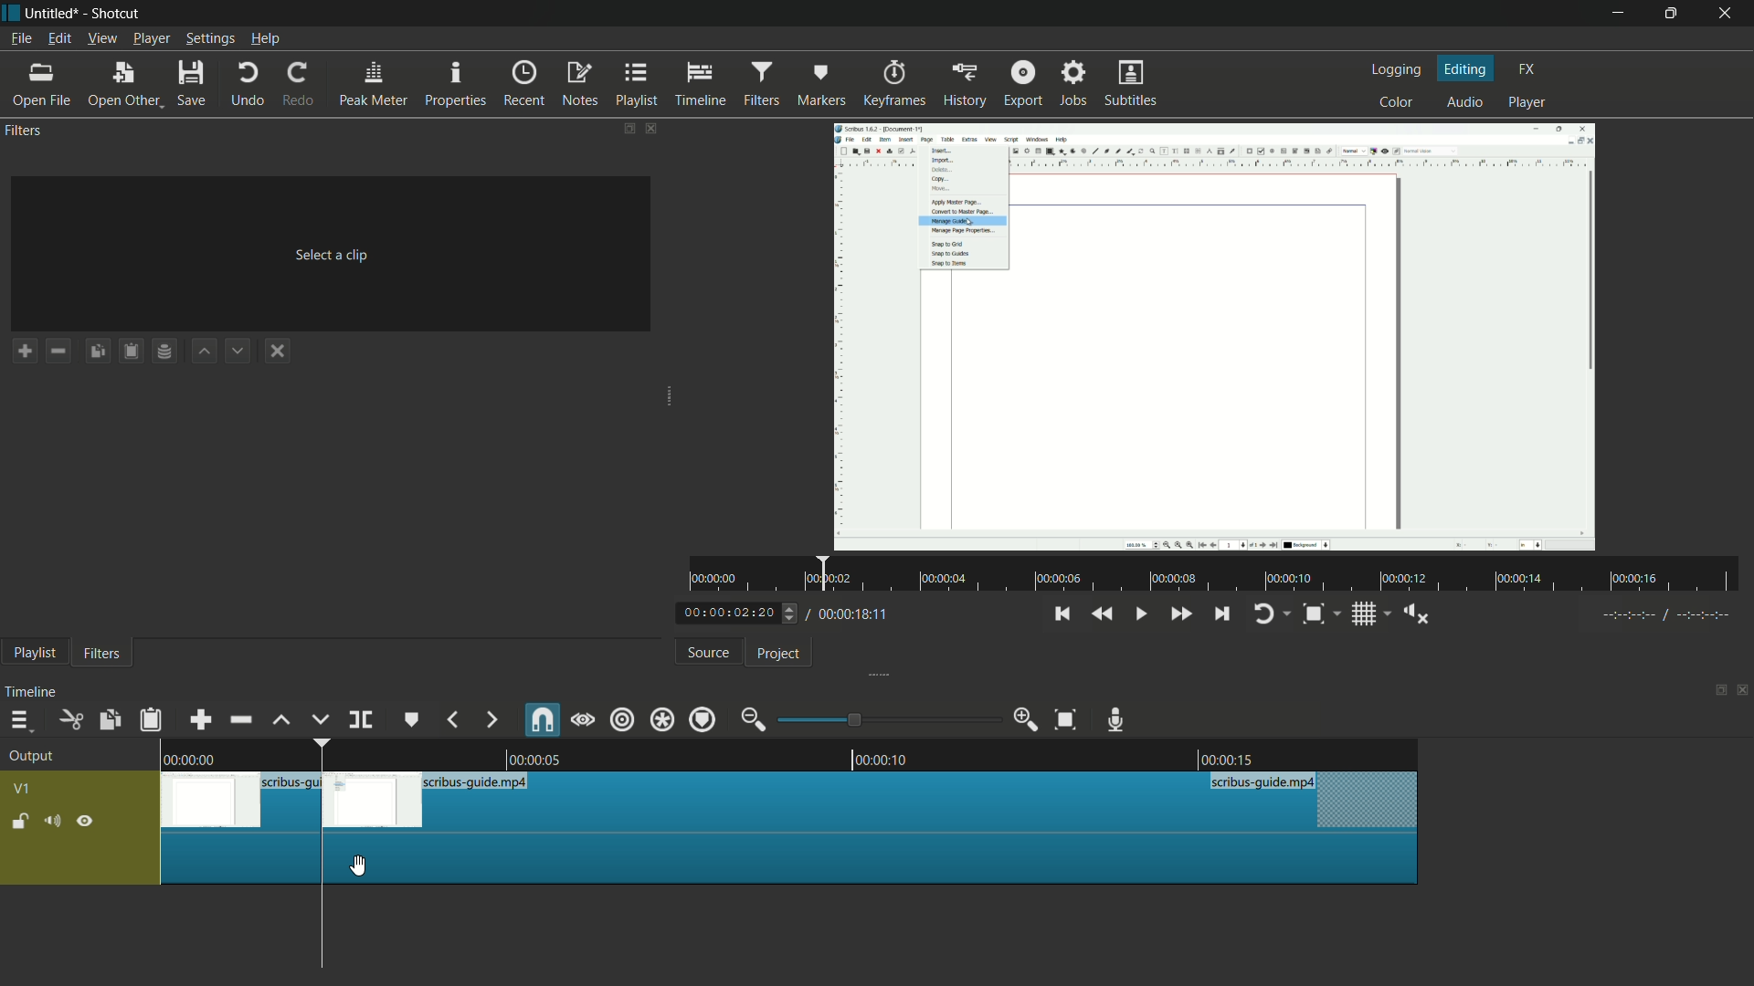  I want to click on project, so click(777, 654).